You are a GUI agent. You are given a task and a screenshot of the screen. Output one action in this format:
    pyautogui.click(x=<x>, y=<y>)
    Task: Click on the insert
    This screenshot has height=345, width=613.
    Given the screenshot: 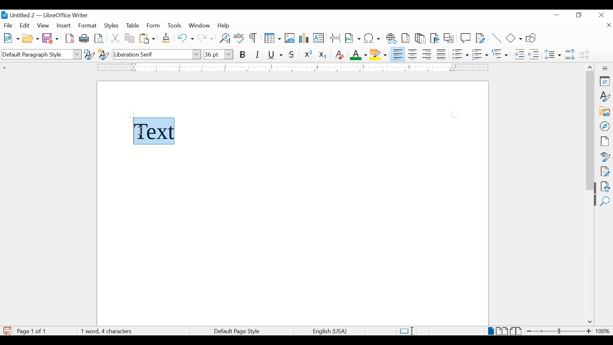 What is the action you would take?
    pyautogui.click(x=63, y=26)
    